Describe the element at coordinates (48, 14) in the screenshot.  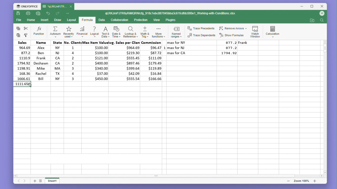
I see `undo` at that location.